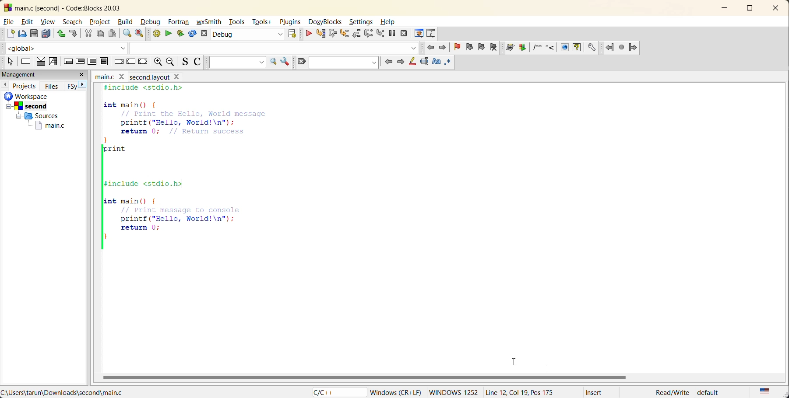  I want to click on wxsmith, so click(210, 22).